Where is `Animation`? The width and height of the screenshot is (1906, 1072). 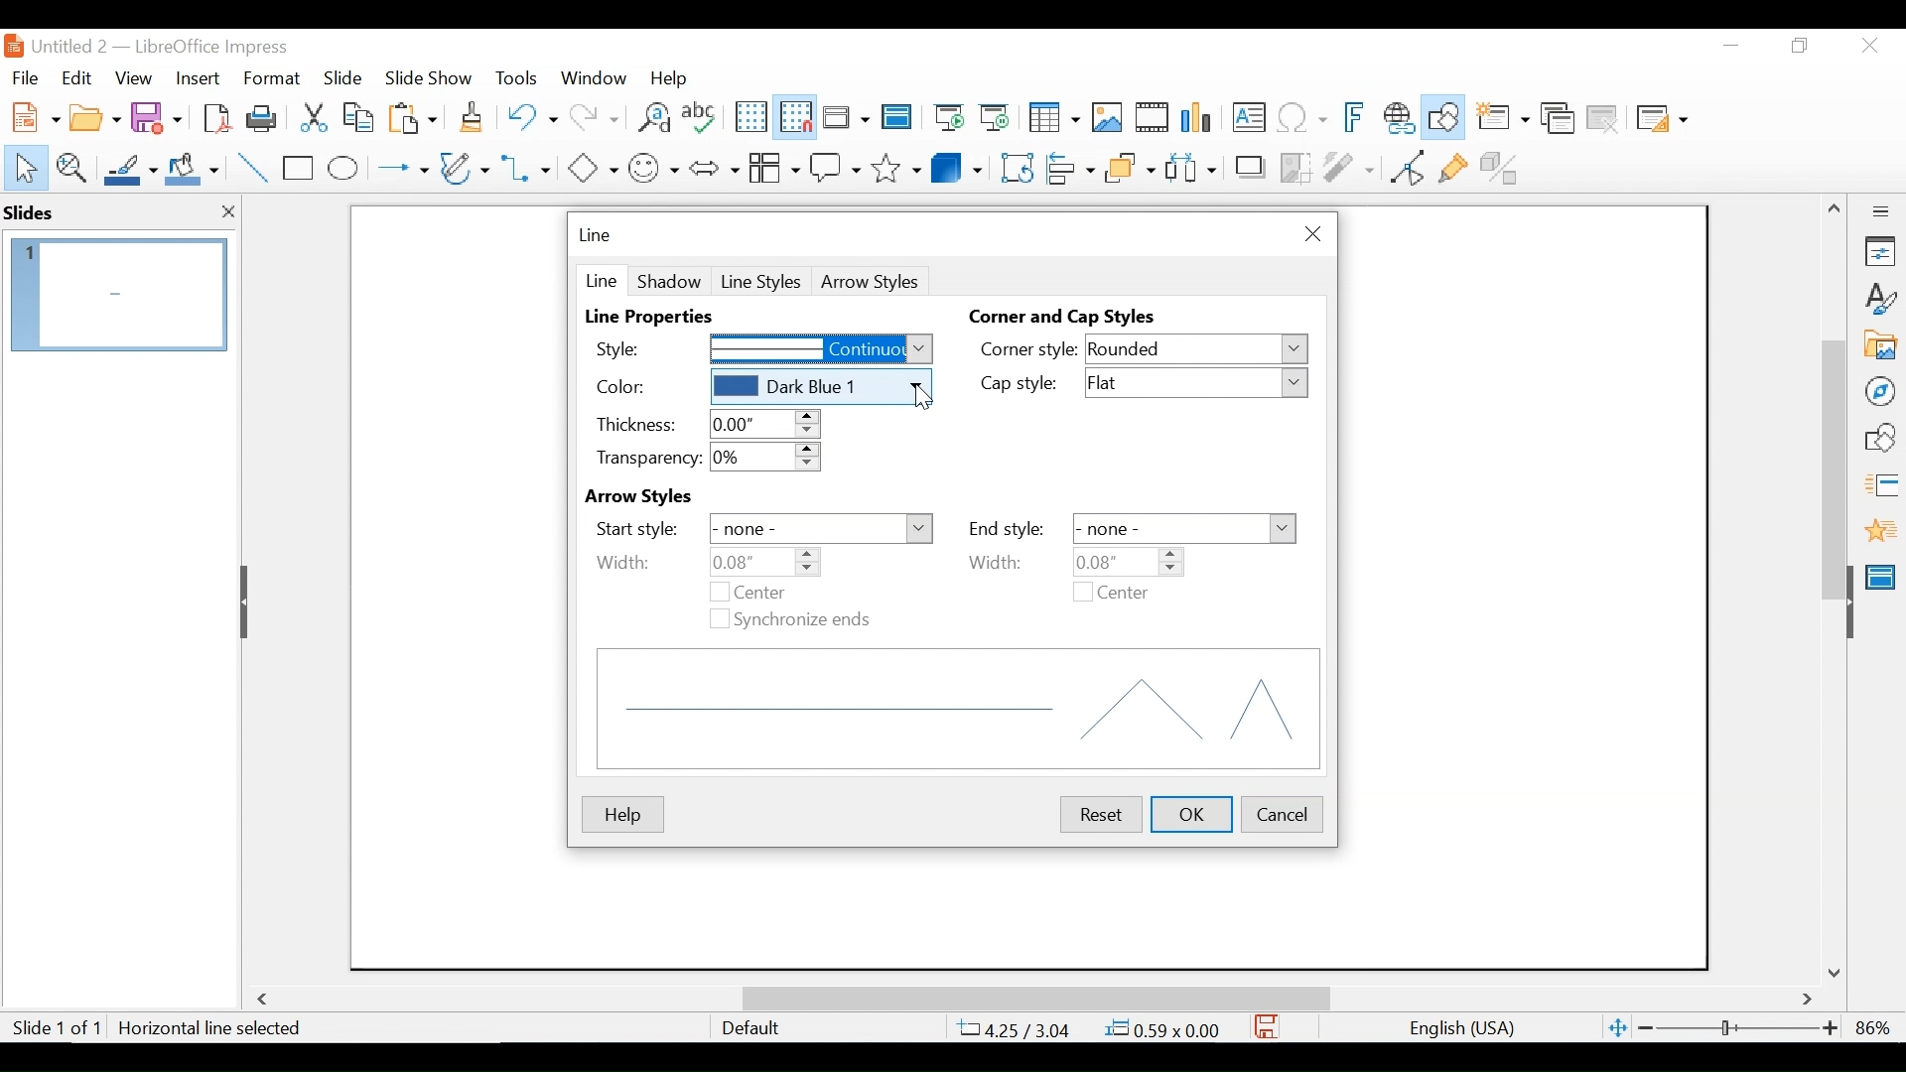
Animation is located at coordinates (1881, 530).